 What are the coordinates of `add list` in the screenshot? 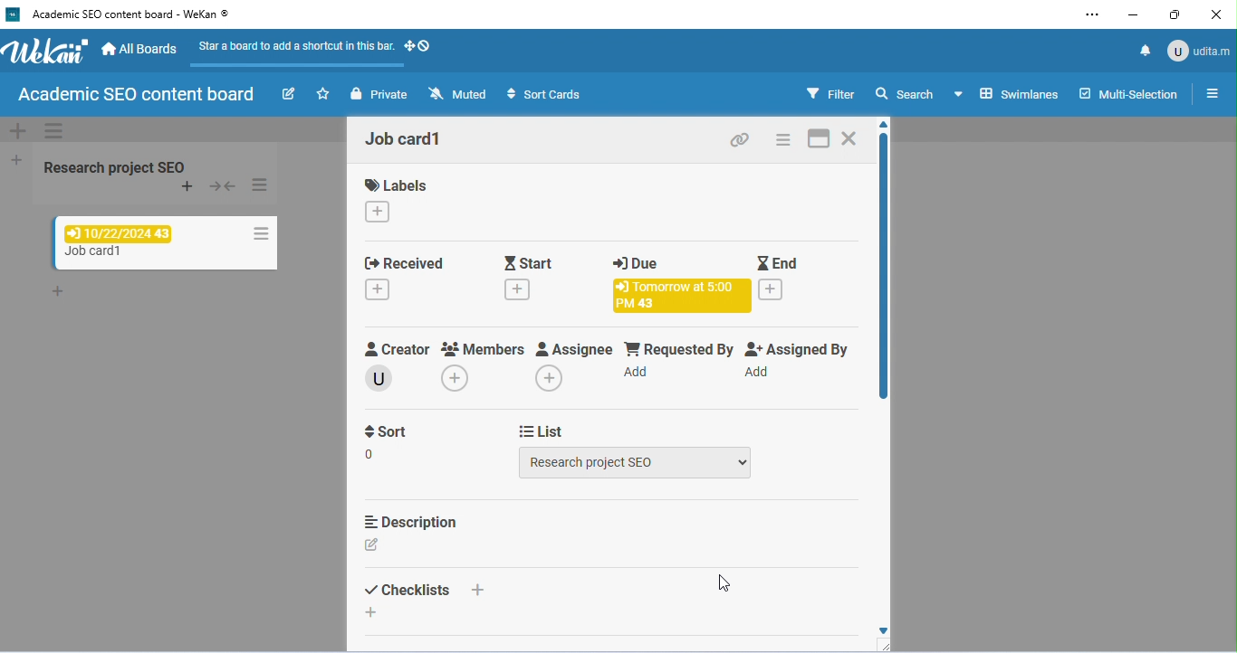 It's located at (18, 161).